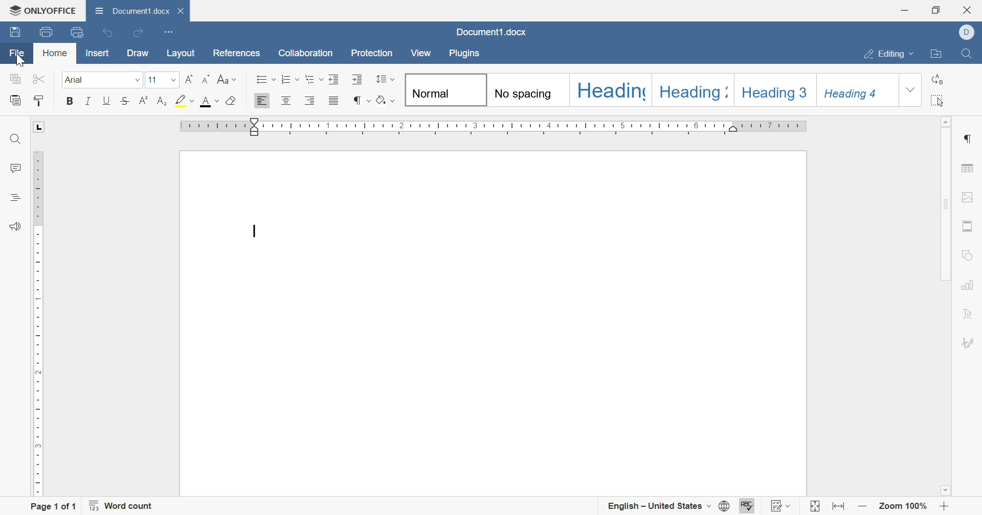 This screenshot has width=982, height=515. What do you see at coordinates (36, 322) in the screenshot?
I see `ruler` at bounding box center [36, 322].